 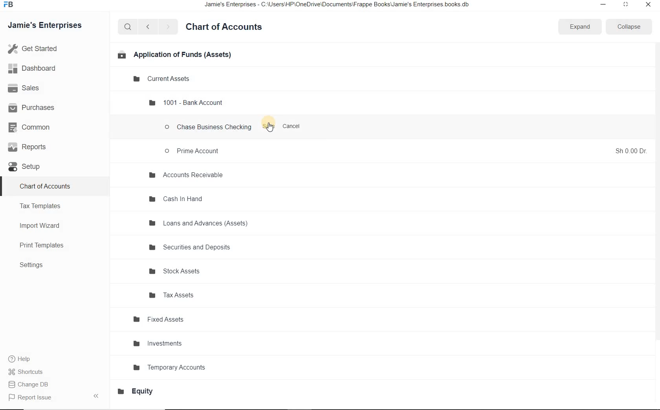 What do you see at coordinates (50, 49) in the screenshot?
I see `Get Started` at bounding box center [50, 49].